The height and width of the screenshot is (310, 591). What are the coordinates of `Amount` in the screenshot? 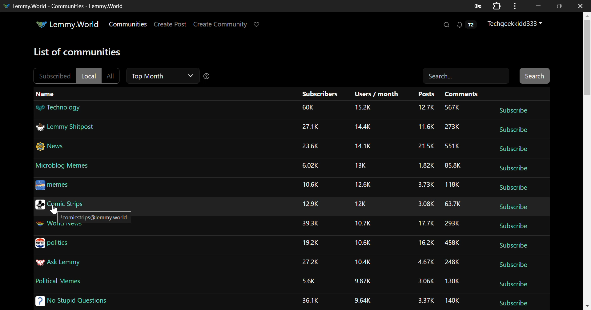 It's located at (452, 243).